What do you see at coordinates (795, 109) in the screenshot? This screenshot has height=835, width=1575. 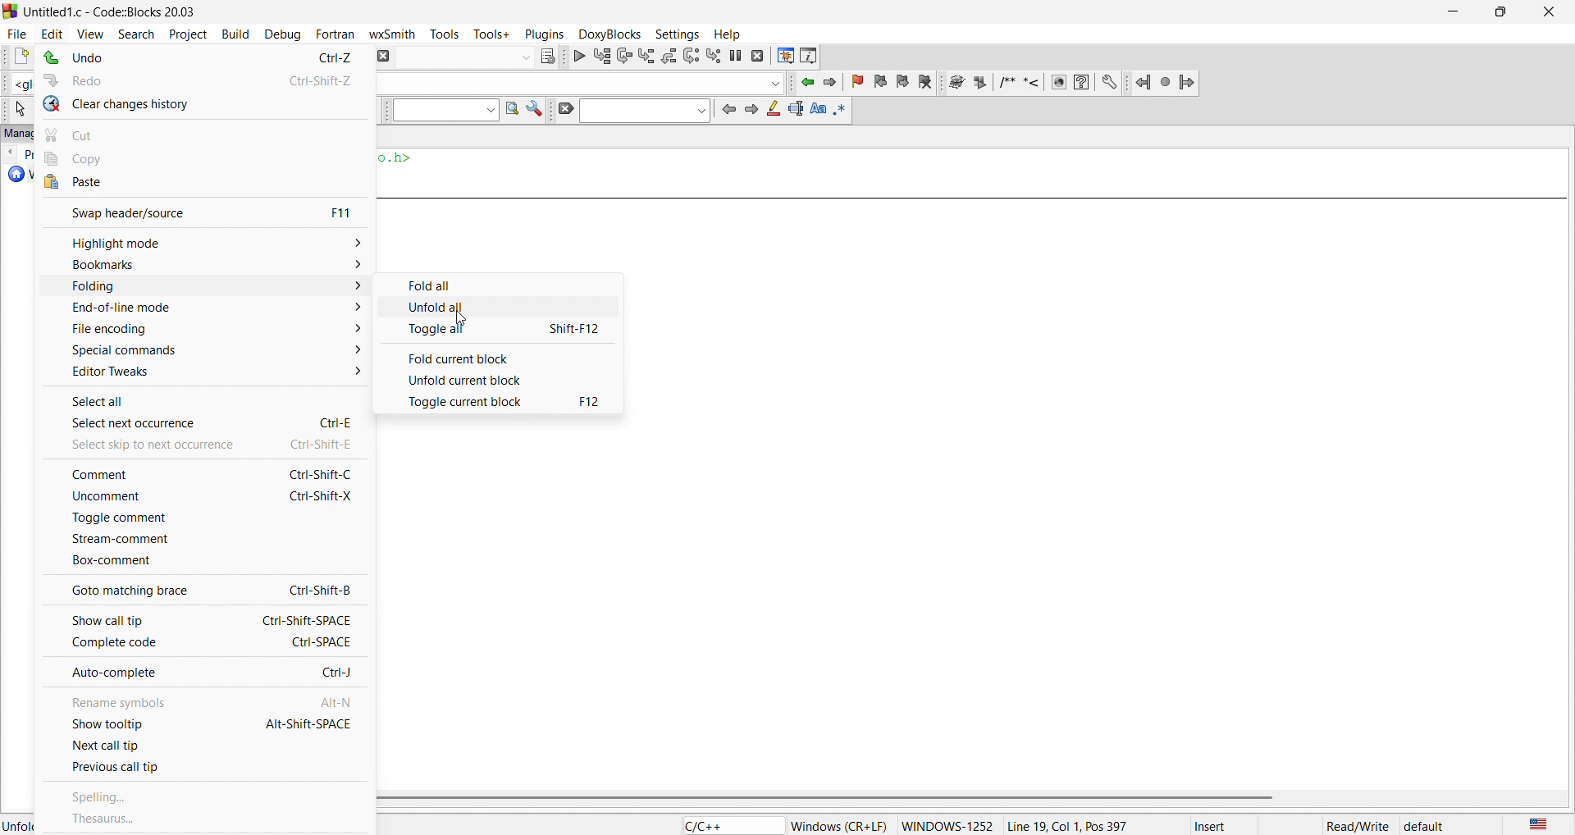 I see `selected text` at bounding box center [795, 109].